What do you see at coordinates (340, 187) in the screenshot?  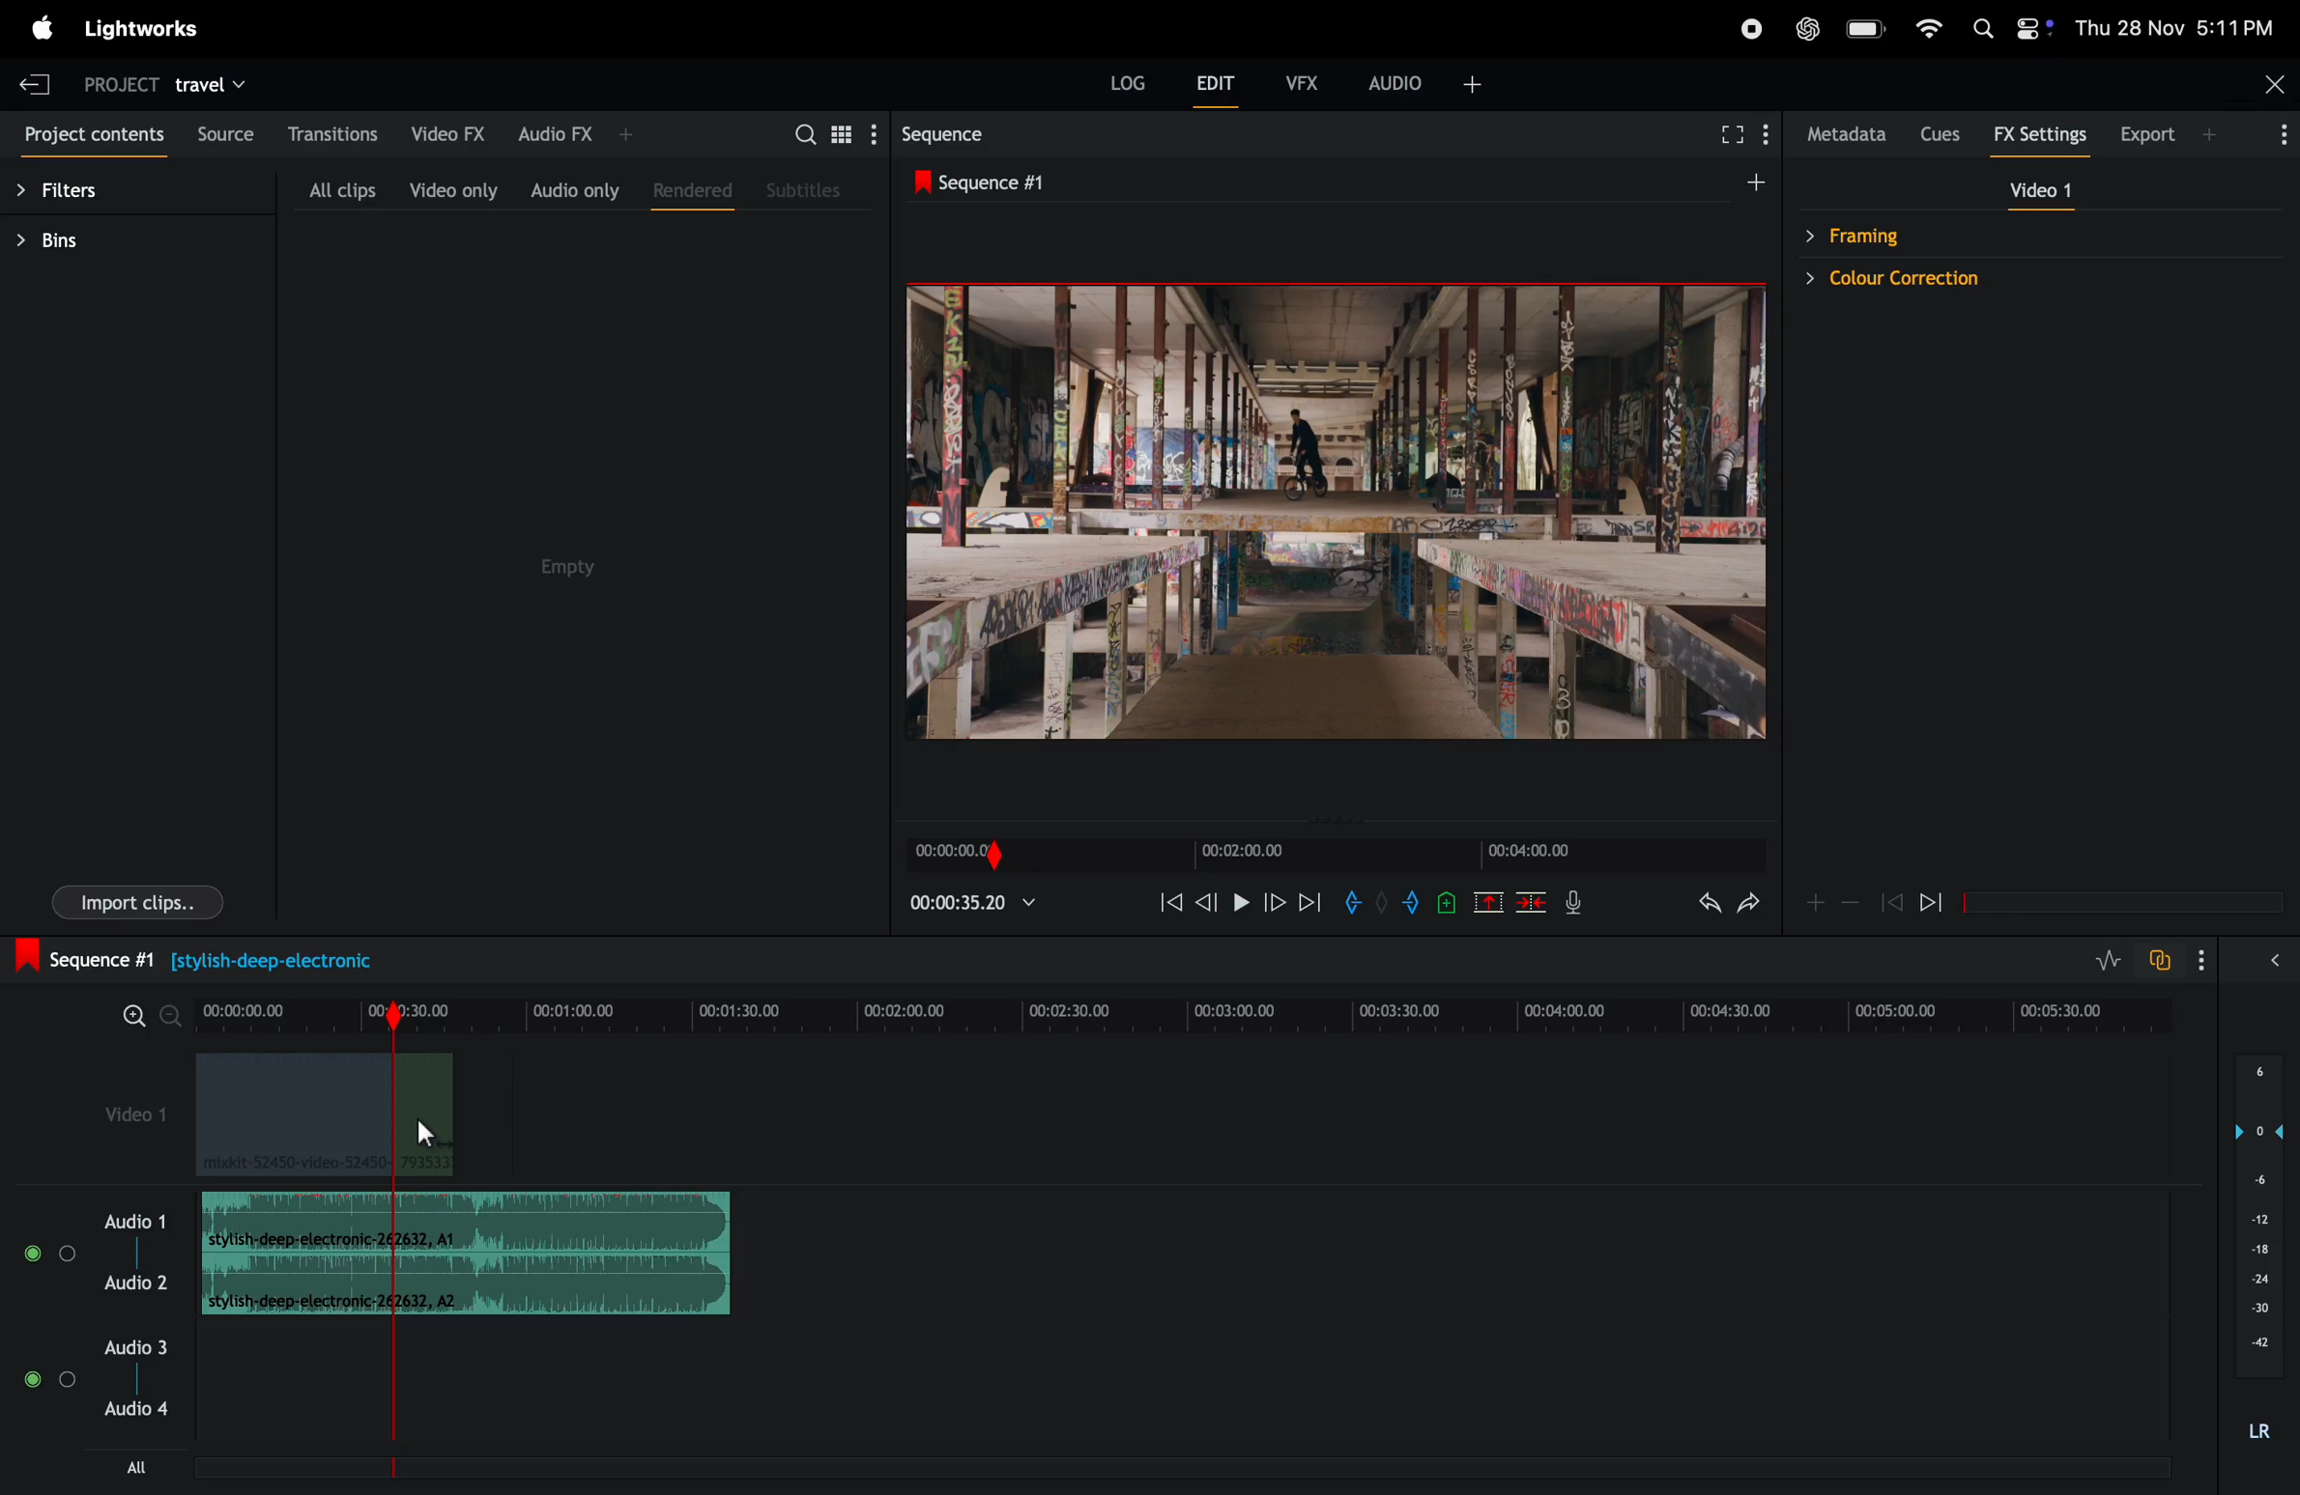 I see `all clips` at bounding box center [340, 187].